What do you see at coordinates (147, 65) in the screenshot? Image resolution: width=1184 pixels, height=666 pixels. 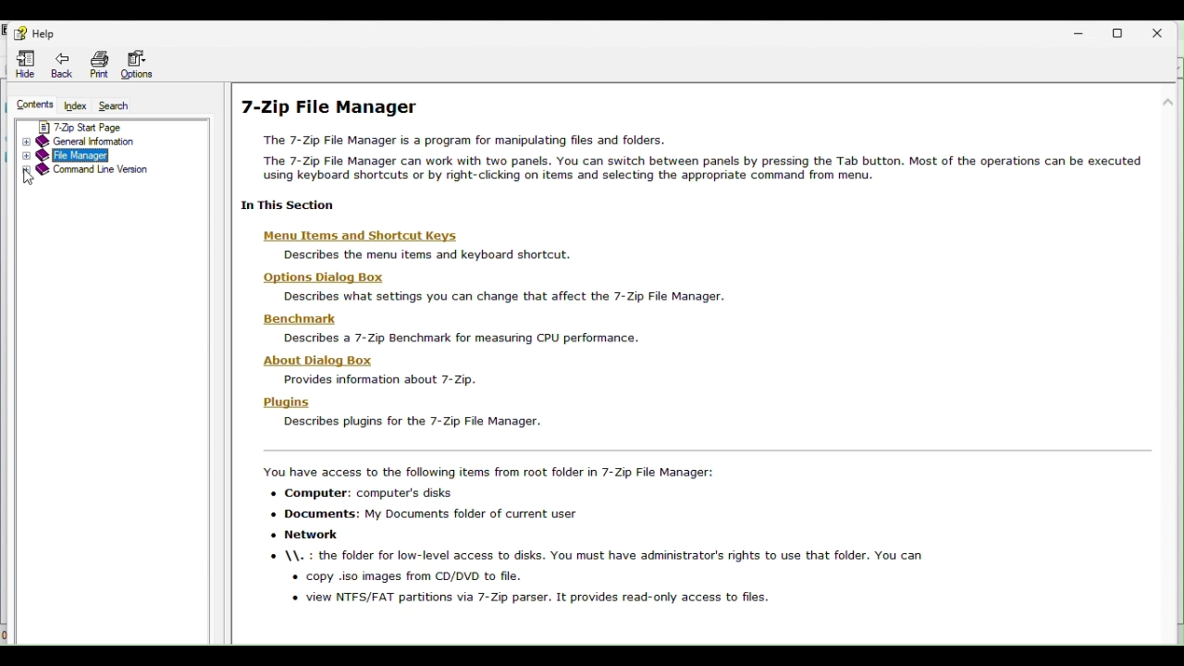 I see `Options` at bounding box center [147, 65].